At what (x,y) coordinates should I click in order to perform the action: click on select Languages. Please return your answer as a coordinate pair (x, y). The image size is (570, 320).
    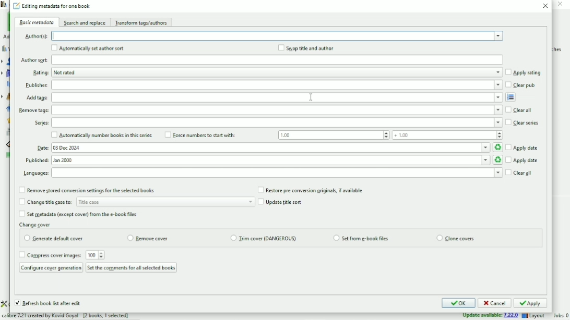
    Looking at the image, I should click on (276, 173).